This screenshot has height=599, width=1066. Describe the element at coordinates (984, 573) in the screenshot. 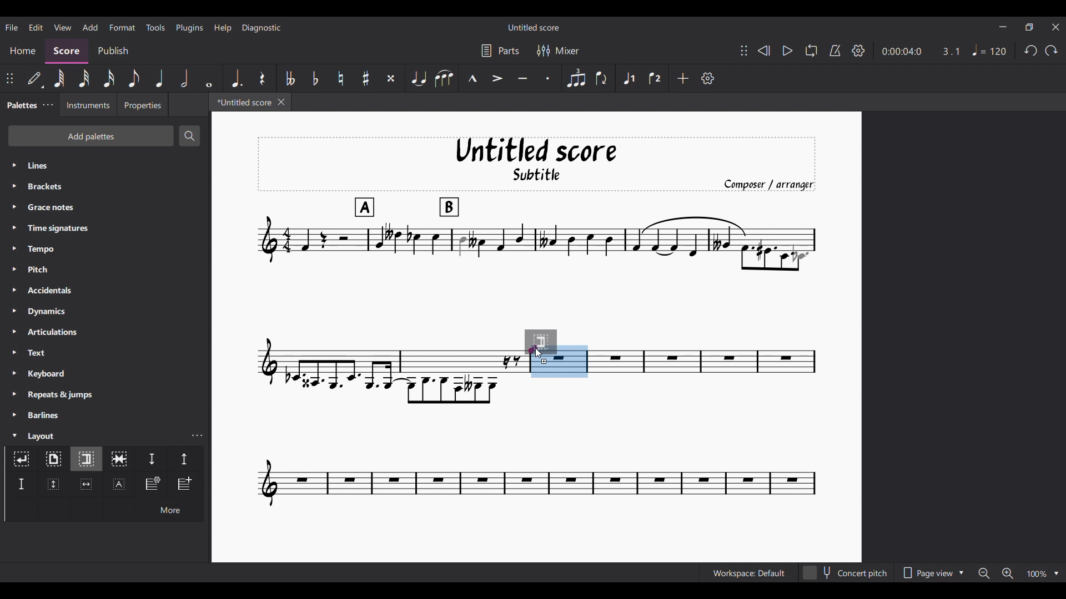

I see `Zoom out` at that location.